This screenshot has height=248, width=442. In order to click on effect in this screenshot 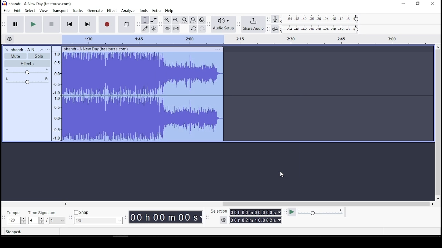, I will do `click(112, 10)`.